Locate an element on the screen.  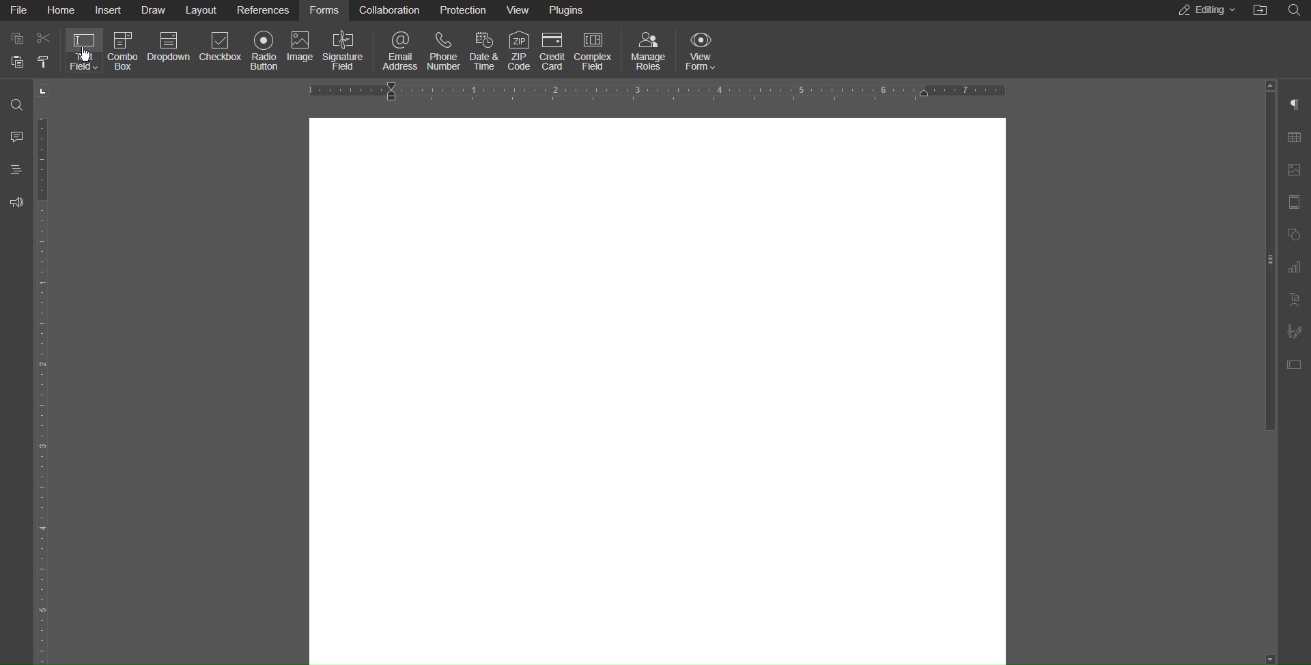
Layout is located at coordinates (203, 11).